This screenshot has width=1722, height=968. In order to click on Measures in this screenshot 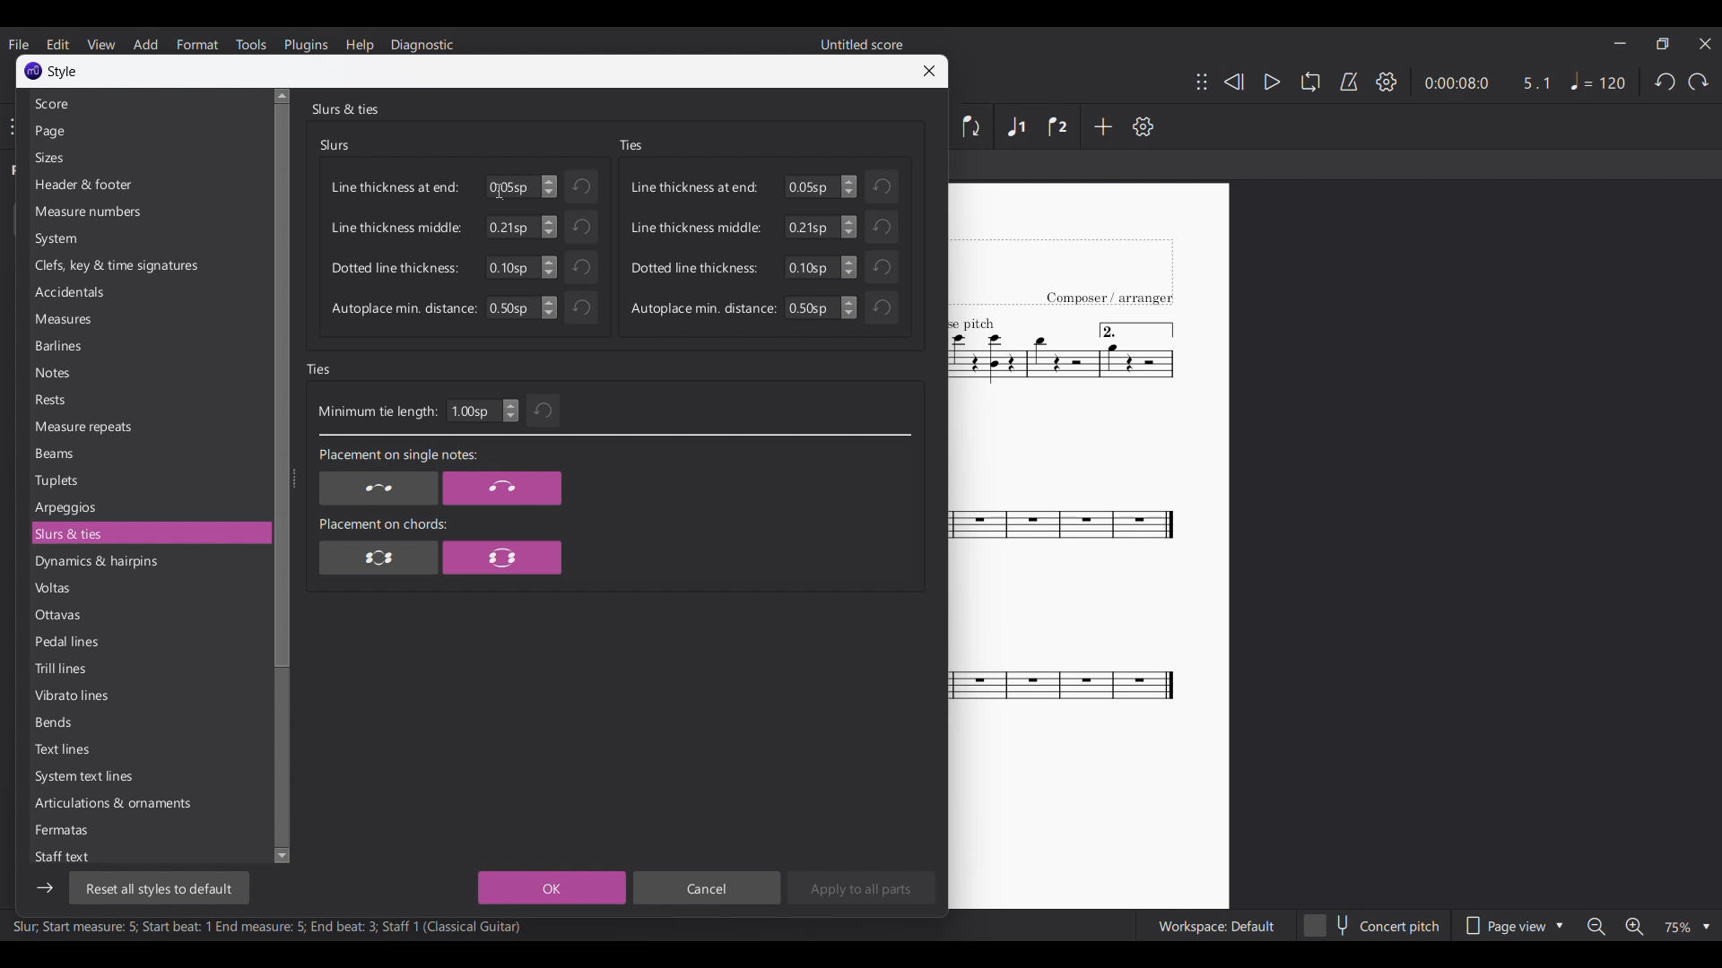, I will do `click(147, 319)`.